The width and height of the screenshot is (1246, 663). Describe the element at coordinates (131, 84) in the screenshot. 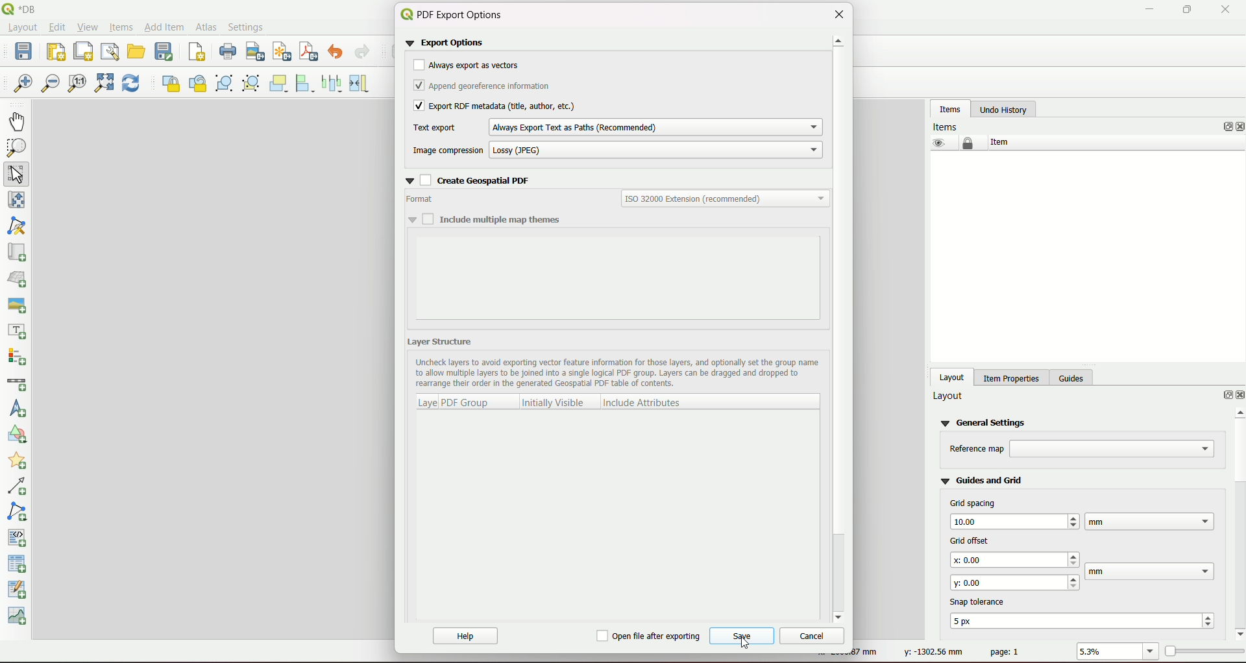

I see `refresh view` at that location.